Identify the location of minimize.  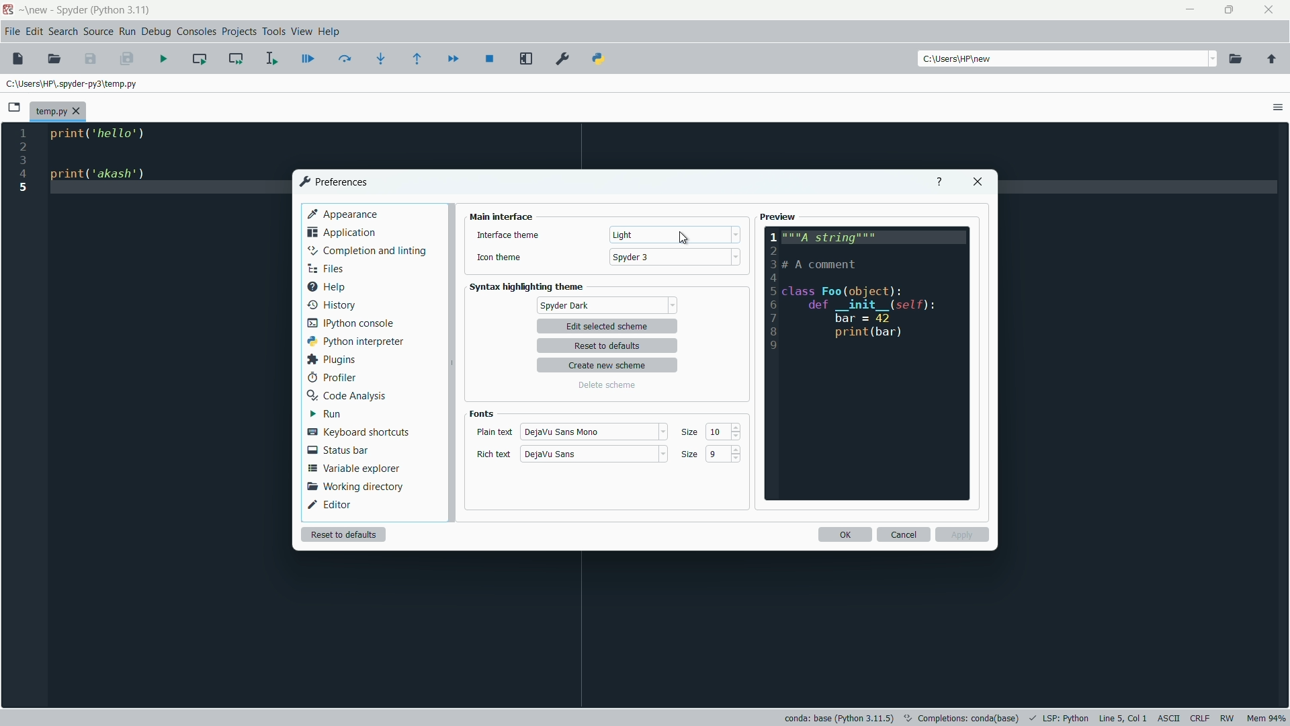
(1191, 11).